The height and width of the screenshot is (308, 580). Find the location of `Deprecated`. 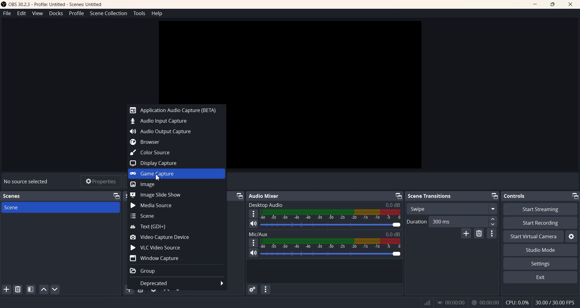

Deprecated is located at coordinates (176, 283).